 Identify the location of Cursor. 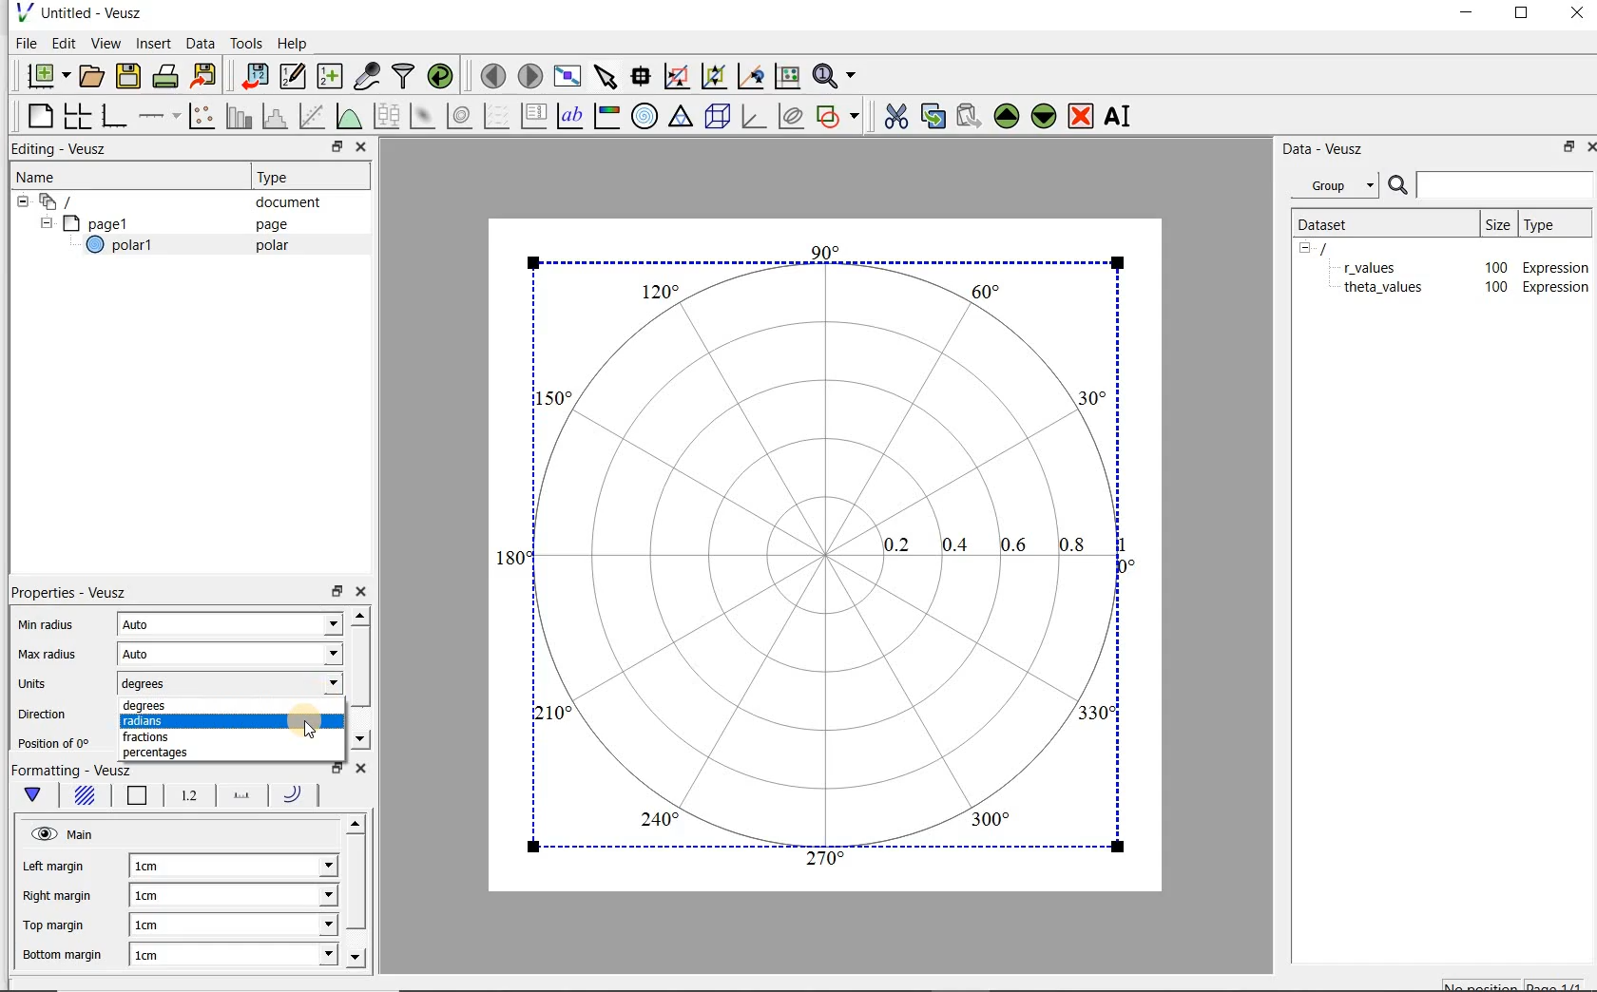
(311, 721).